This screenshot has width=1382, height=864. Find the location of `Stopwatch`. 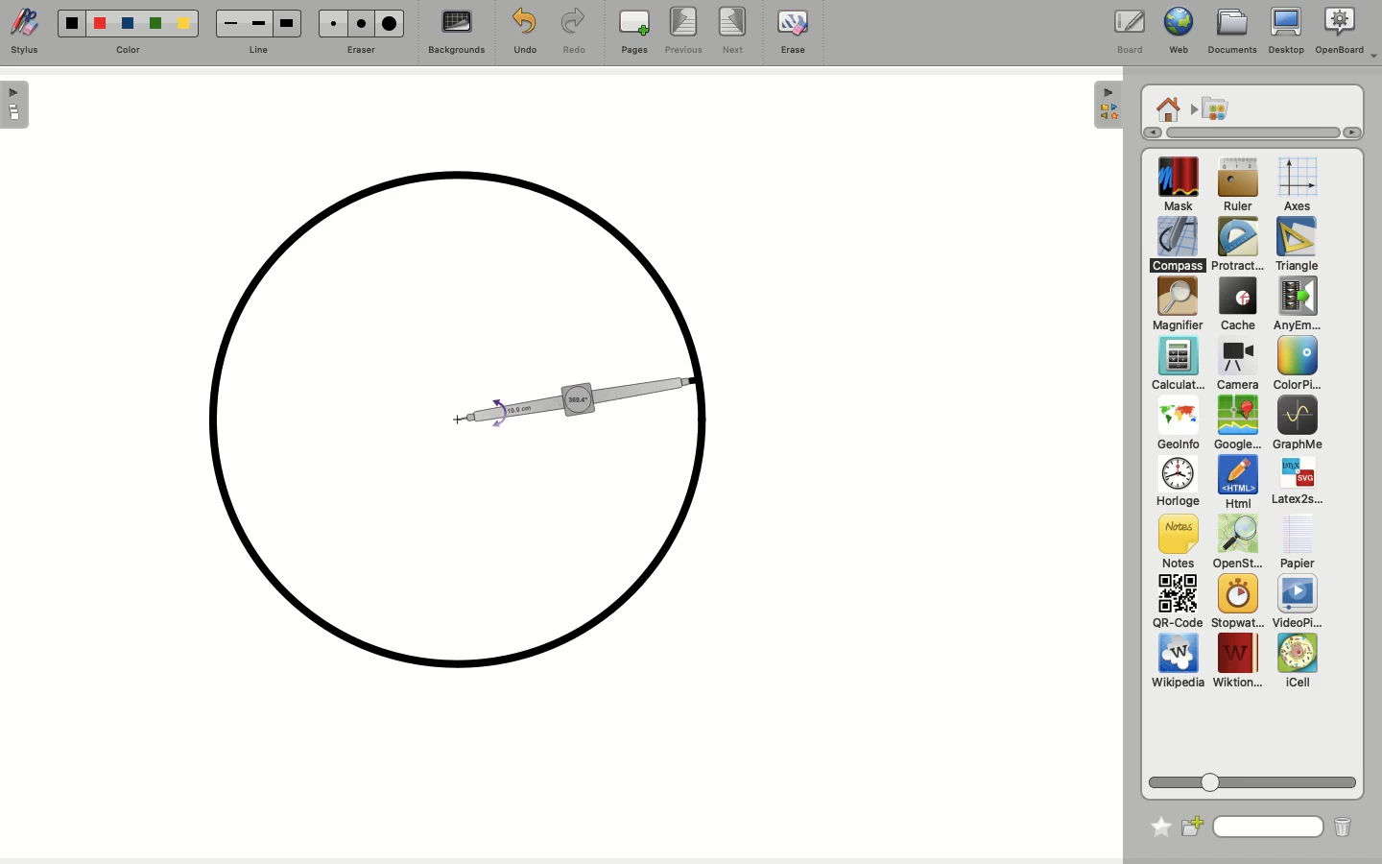

Stopwatch is located at coordinates (1236, 603).